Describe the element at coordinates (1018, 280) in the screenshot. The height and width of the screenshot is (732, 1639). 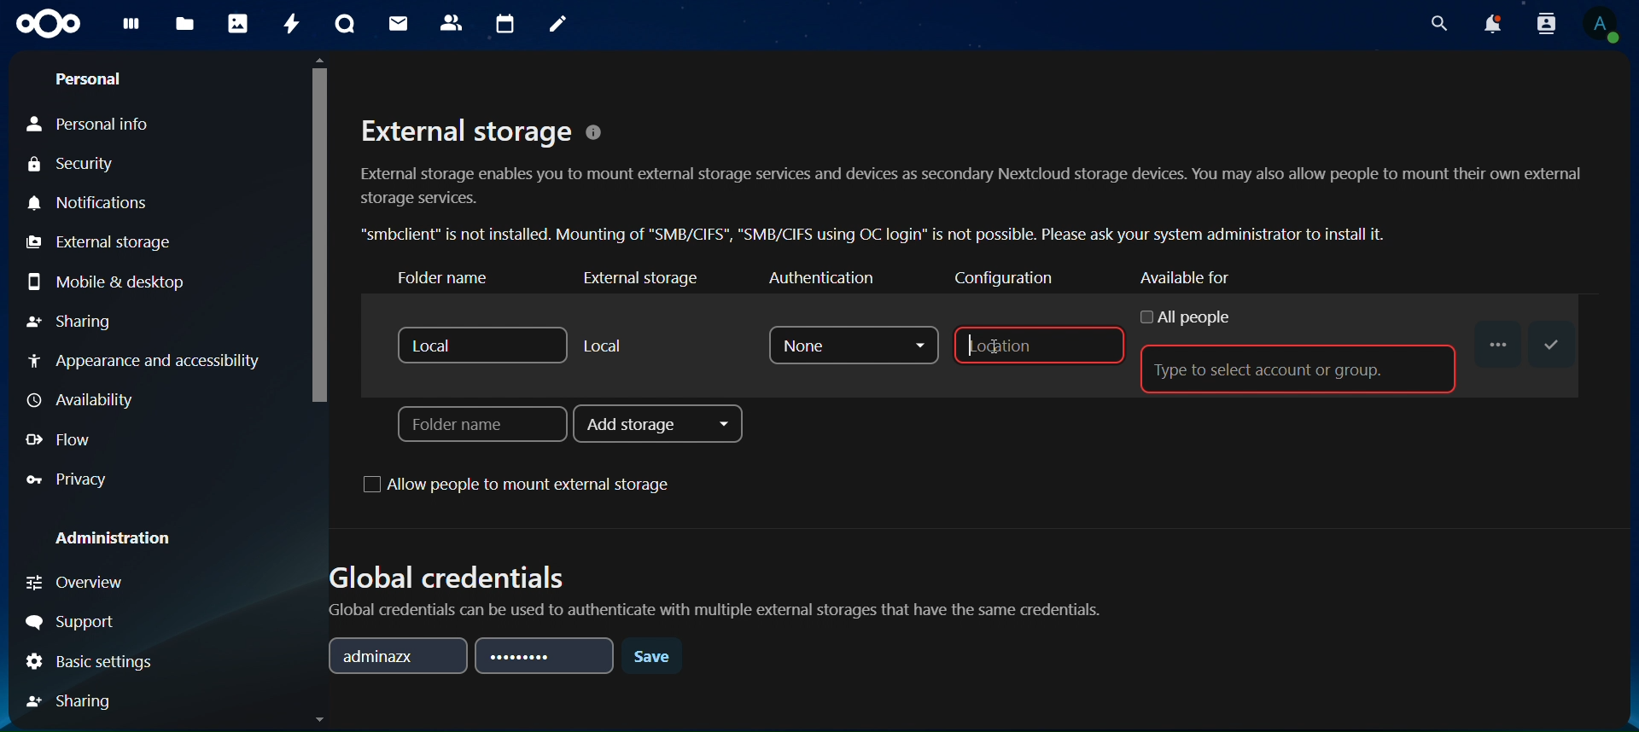
I see `configuration` at that location.